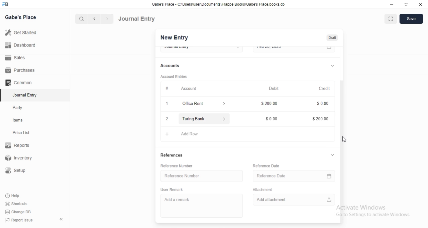 This screenshot has width=428, height=228. Describe the element at coordinates (407, 4) in the screenshot. I see `restore` at that location.